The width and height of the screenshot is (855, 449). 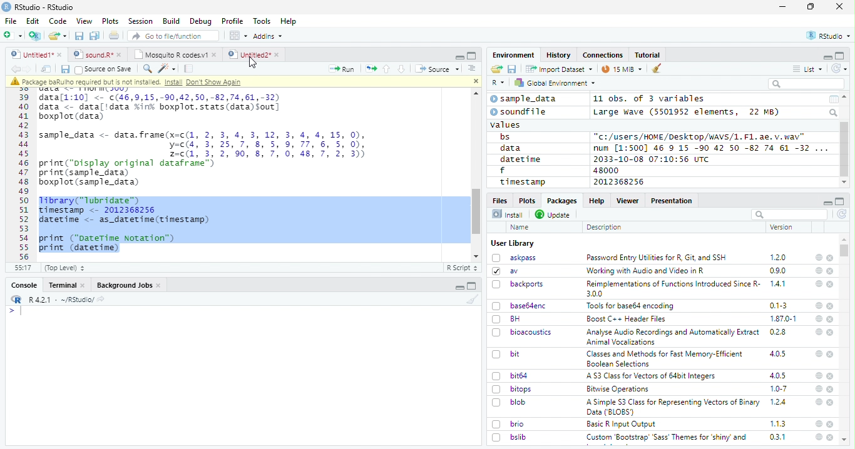 I want to click on RStudio, so click(x=829, y=36).